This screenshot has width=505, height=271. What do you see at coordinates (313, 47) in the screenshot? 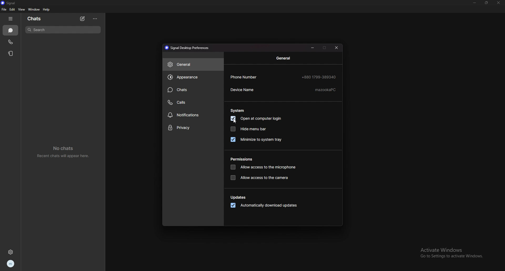
I see `minimize` at bounding box center [313, 47].